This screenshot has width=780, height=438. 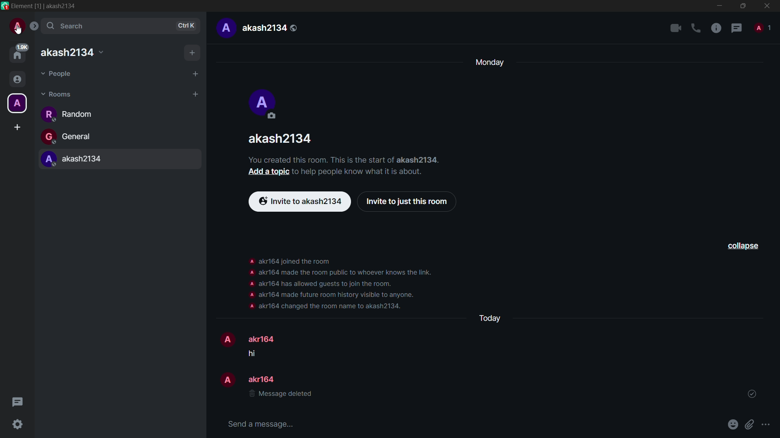 I want to click on akash2134, so click(x=270, y=28).